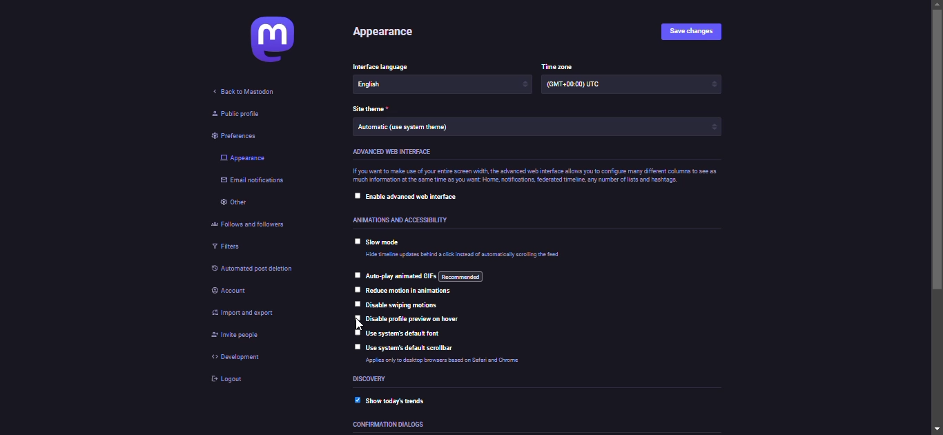  What do you see at coordinates (358, 290) in the screenshot?
I see `click to select` at bounding box center [358, 290].